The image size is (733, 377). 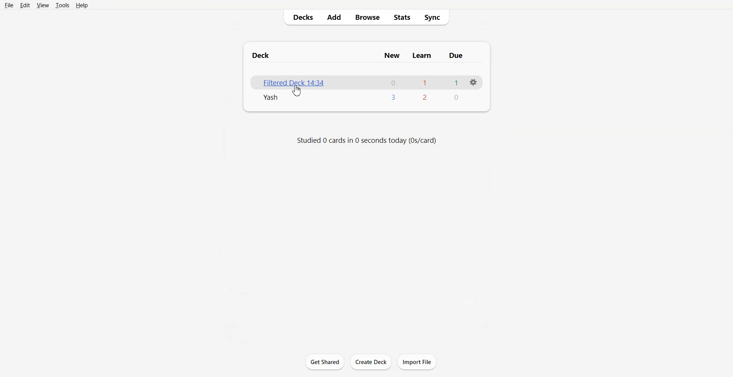 What do you see at coordinates (269, 98) in the screenshot?
I see `Deck File` at bounding box center [269, 98].